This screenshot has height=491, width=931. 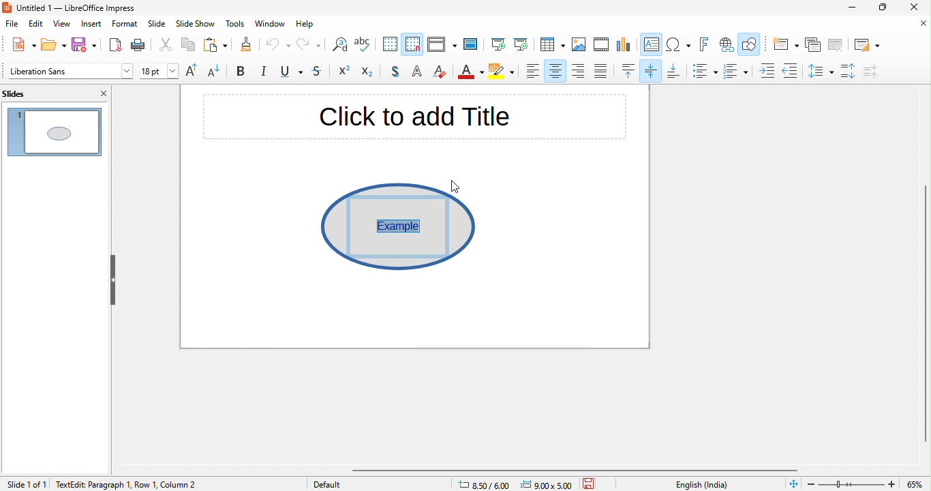 I want to click on , so click(x=393, y=225).